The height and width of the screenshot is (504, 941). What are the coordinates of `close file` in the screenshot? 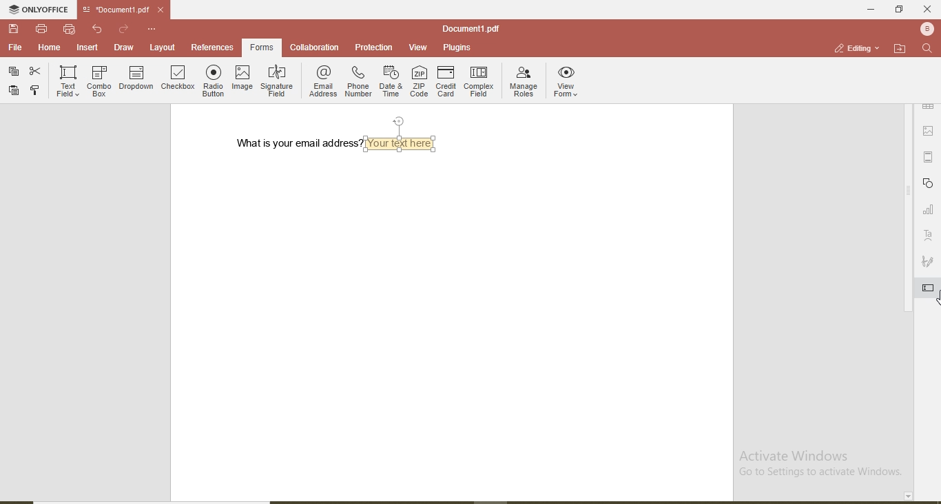 It's located at (165, 10).